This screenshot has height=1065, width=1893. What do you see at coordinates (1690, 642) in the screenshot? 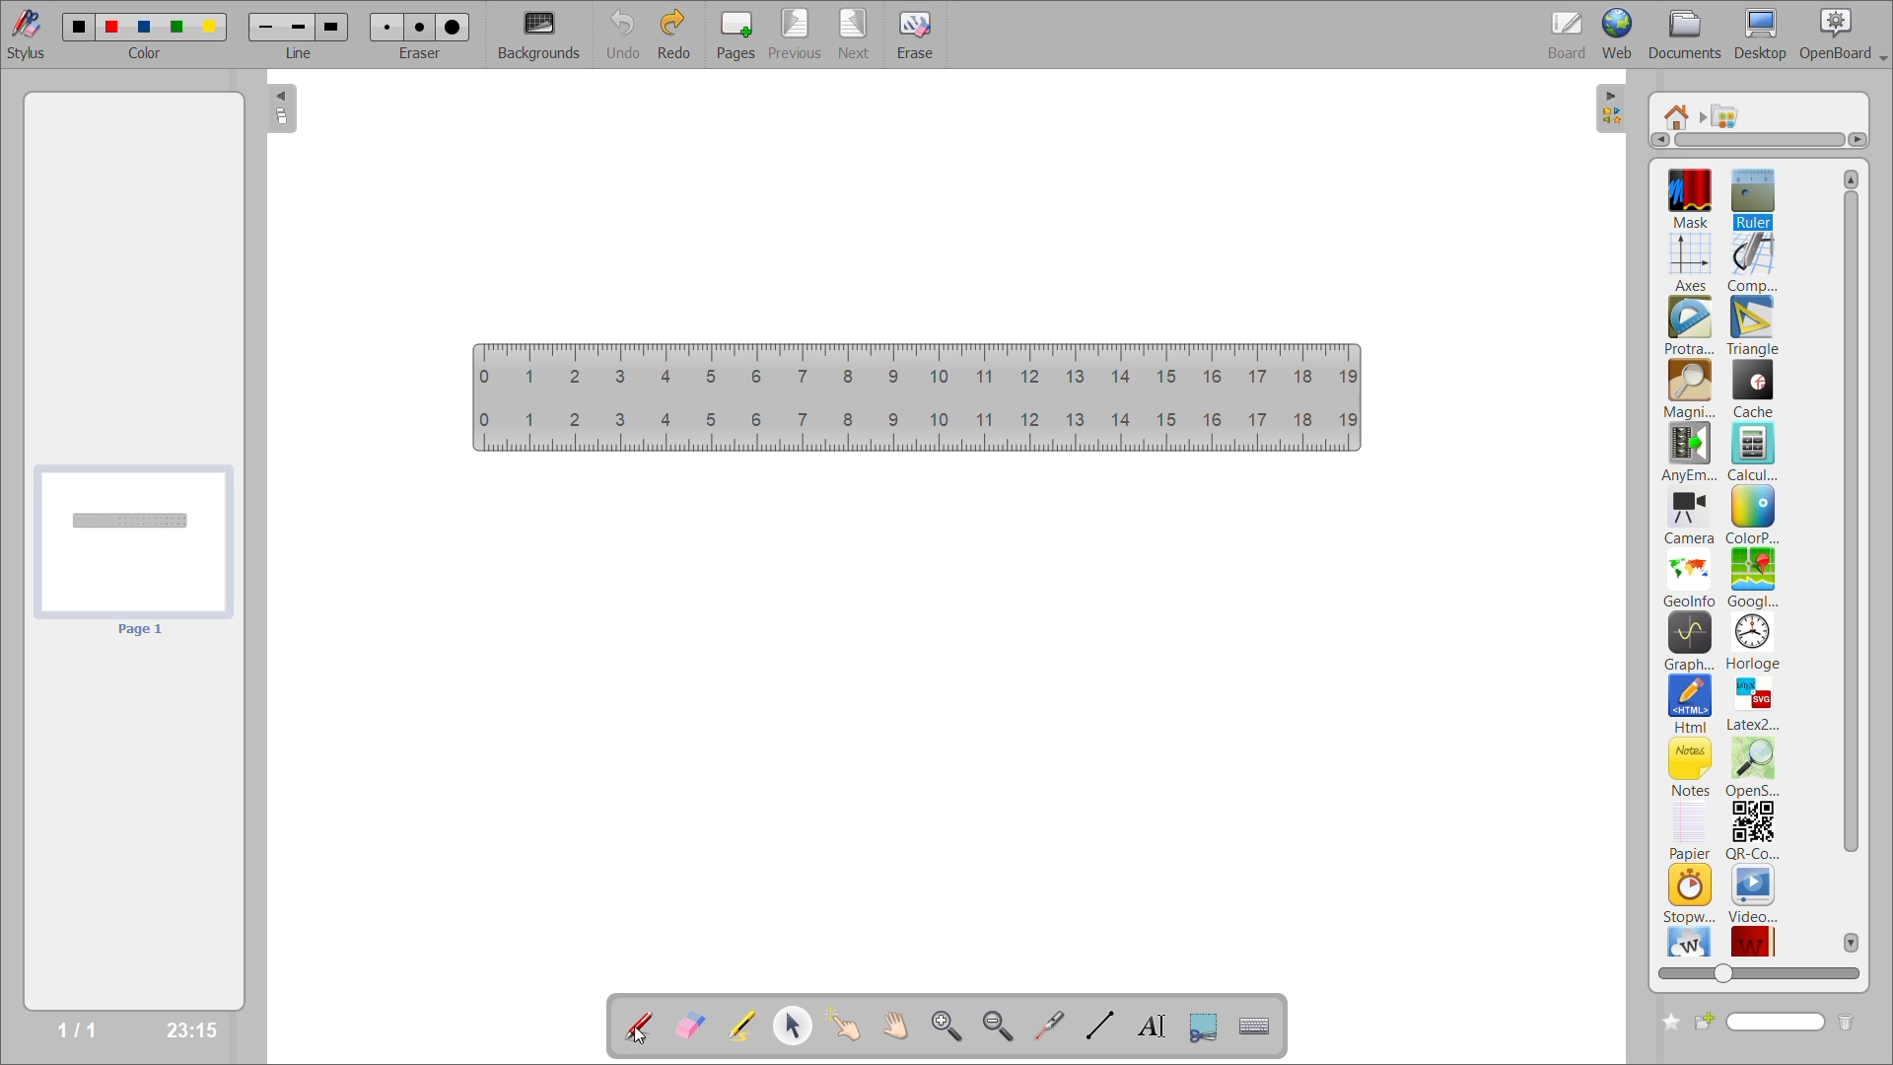
I see `graphme` at bounding box center [1690, 642].